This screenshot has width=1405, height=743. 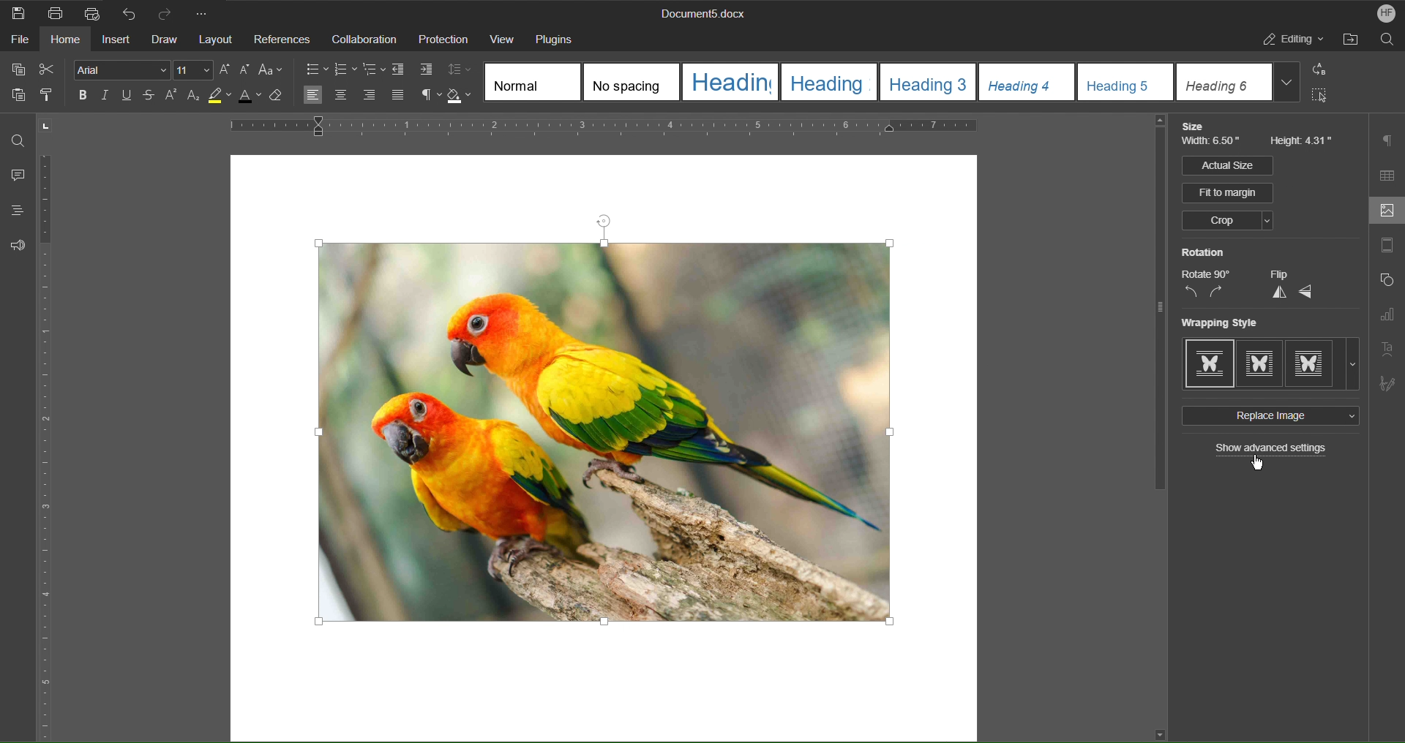 What do you see at coordinates (105, 96) in the screenshot?
I see `Italic` at bounding box center [105, 96].